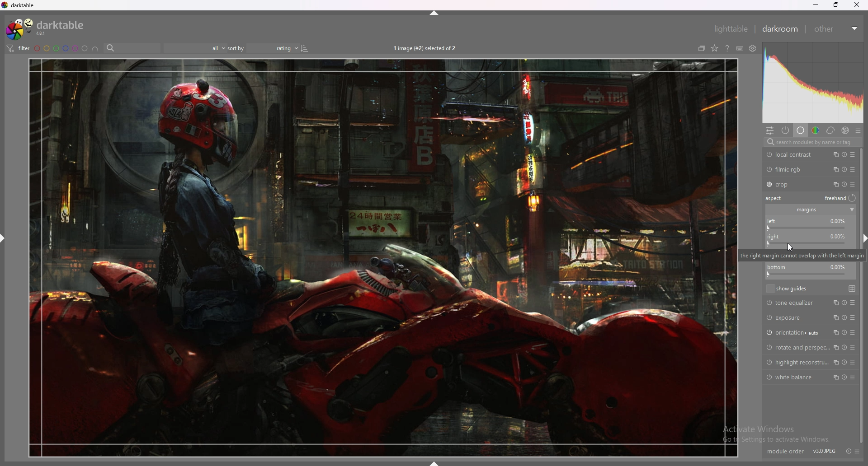  What do you see at coordinates (861, 295) in the screenshot?
I see `scroll bar` at bounding box center [861, 295].